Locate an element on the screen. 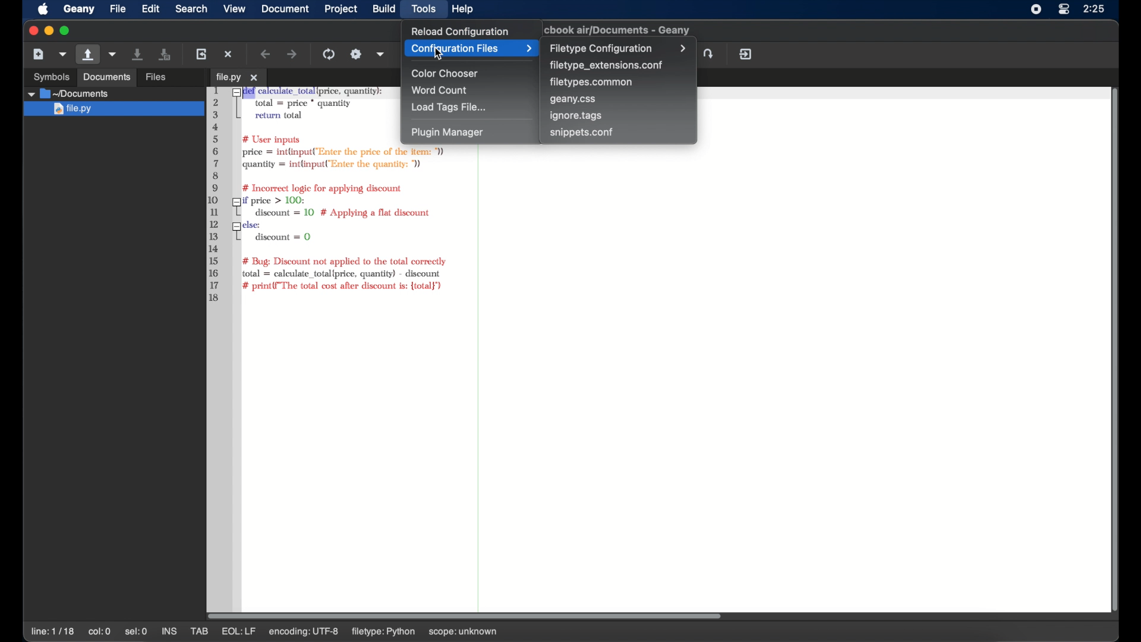 This screenshot has height=642, width=1141. maximize is located at coordinates (65, 31).